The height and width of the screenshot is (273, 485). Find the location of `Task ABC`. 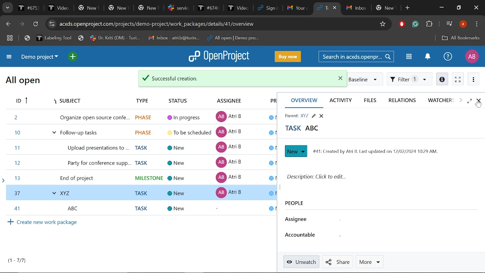

Task ABC is located at coordinates (305, 129).